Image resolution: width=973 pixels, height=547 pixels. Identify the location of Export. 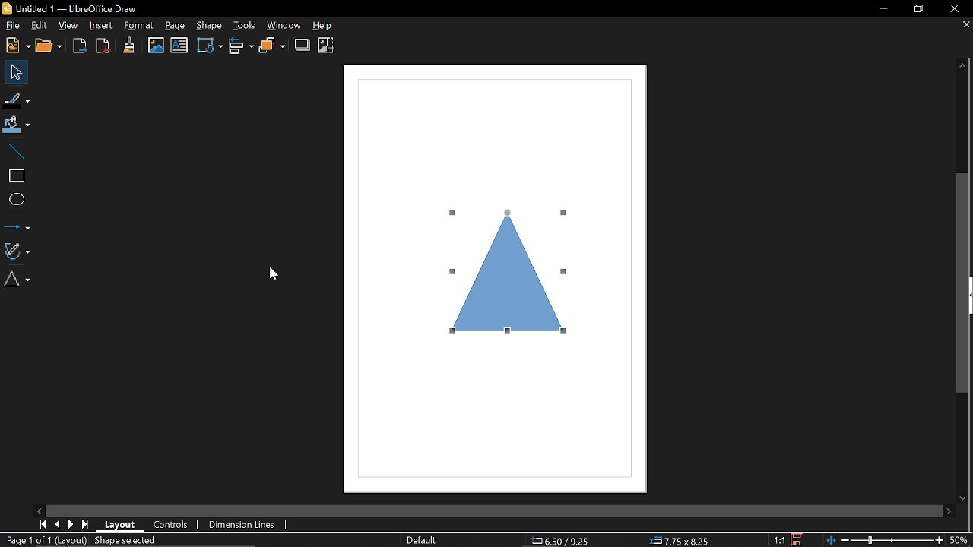
(81, 47).